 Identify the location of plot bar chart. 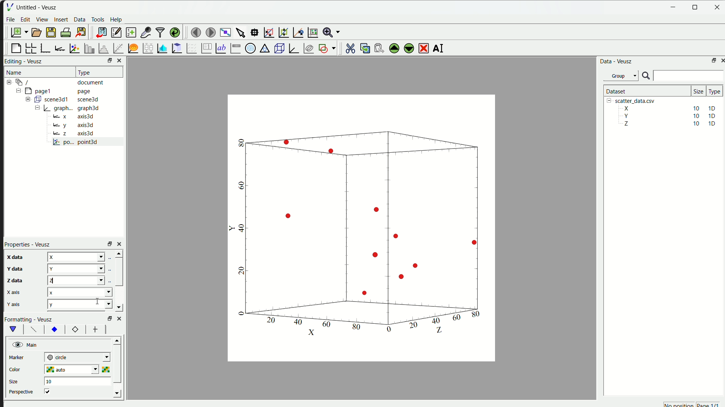
(87, 48).